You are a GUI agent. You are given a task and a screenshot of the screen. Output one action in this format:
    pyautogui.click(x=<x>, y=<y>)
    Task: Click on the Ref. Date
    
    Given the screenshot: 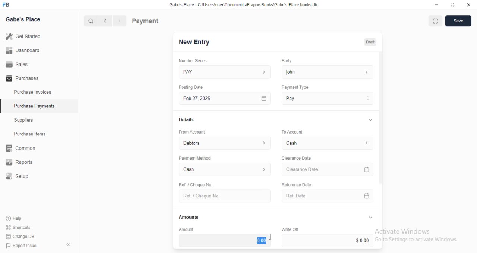 What is the action you would take?
    pyautogui.click(x=328, y=196)
    